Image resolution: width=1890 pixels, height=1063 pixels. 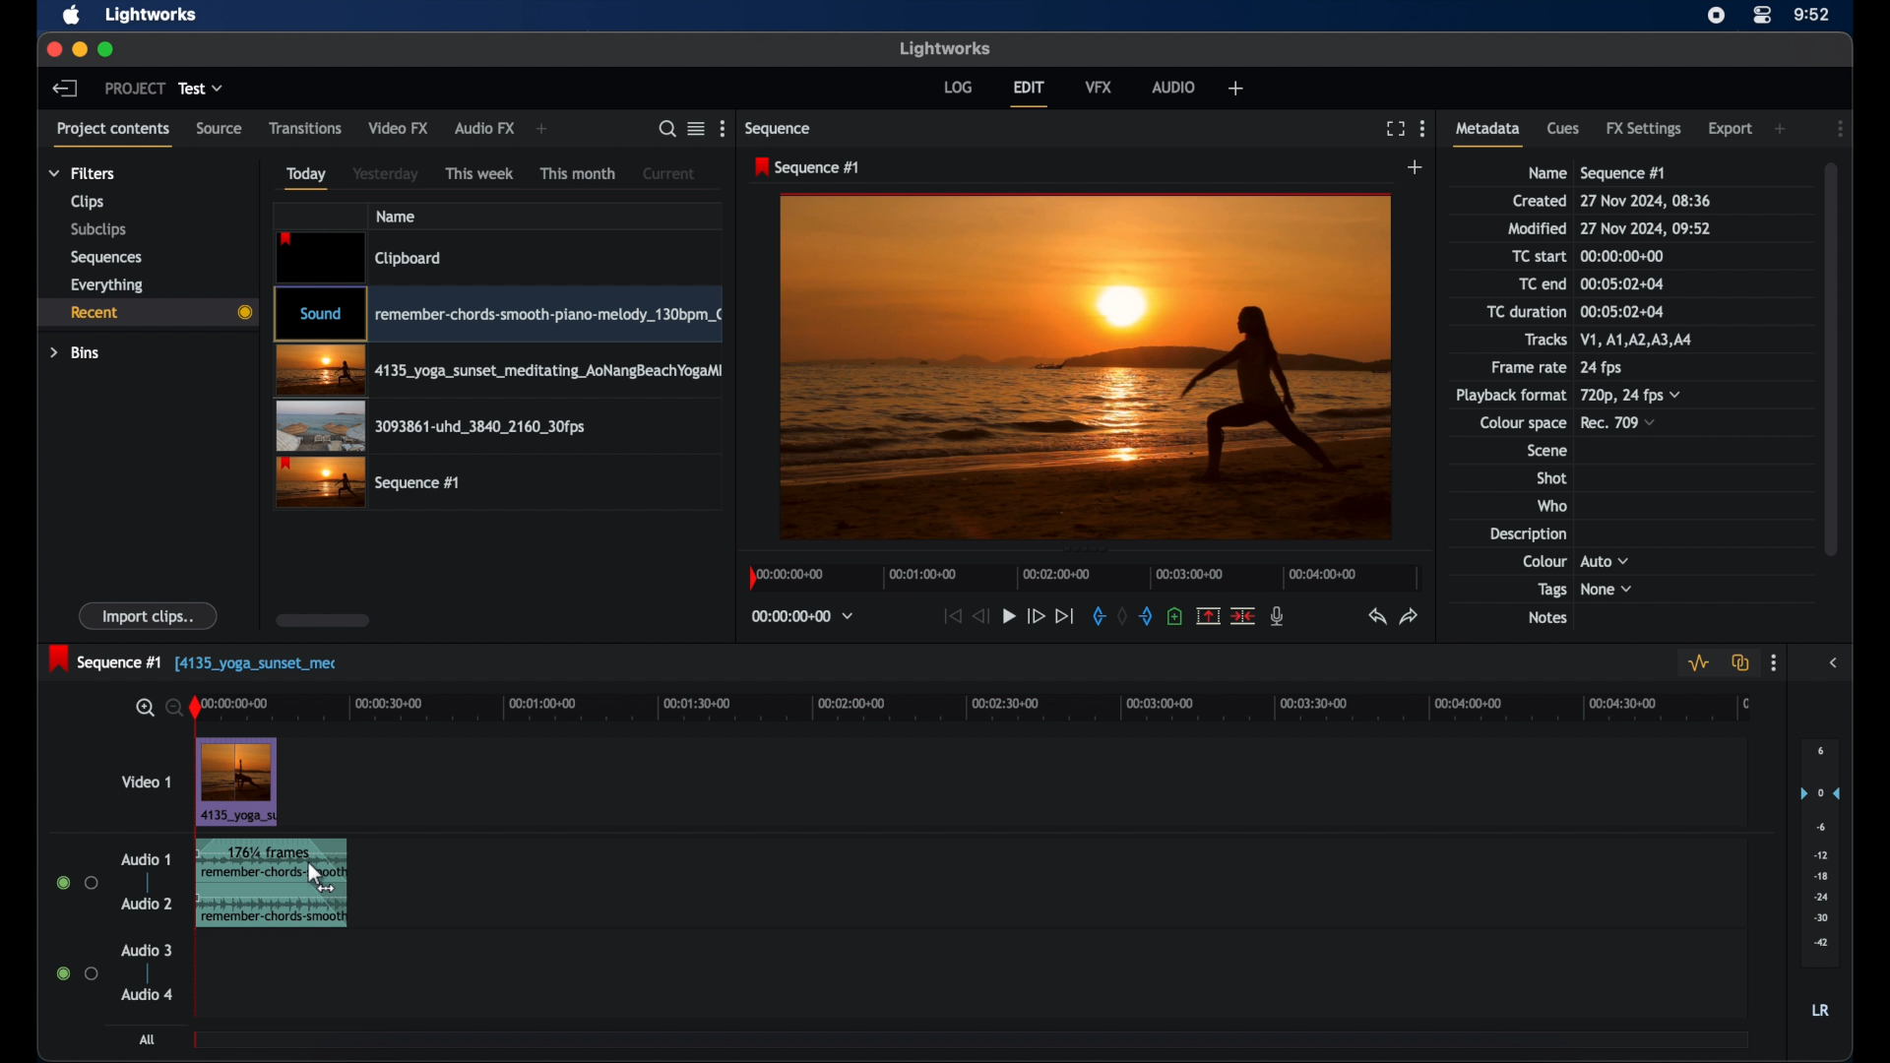 What do you see at coordinates (1280, 616) in the screenshot?
I see `mic` at bounding box center [1280, 616].